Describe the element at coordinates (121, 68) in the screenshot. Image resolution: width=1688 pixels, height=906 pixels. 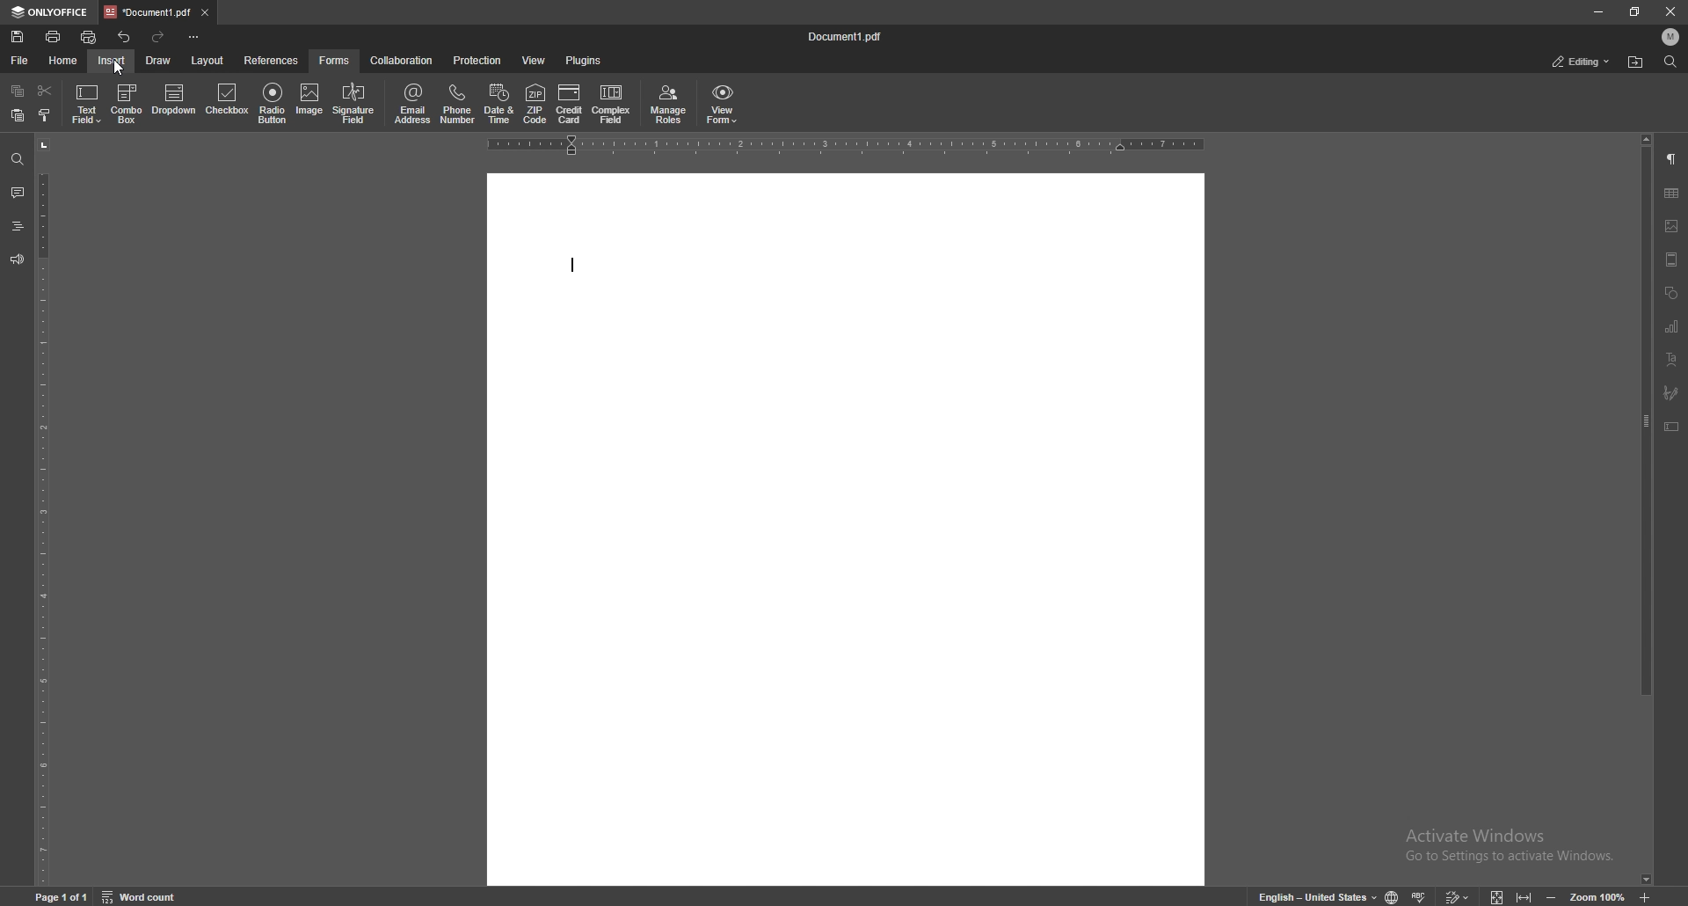
I see `cursor` at that location.